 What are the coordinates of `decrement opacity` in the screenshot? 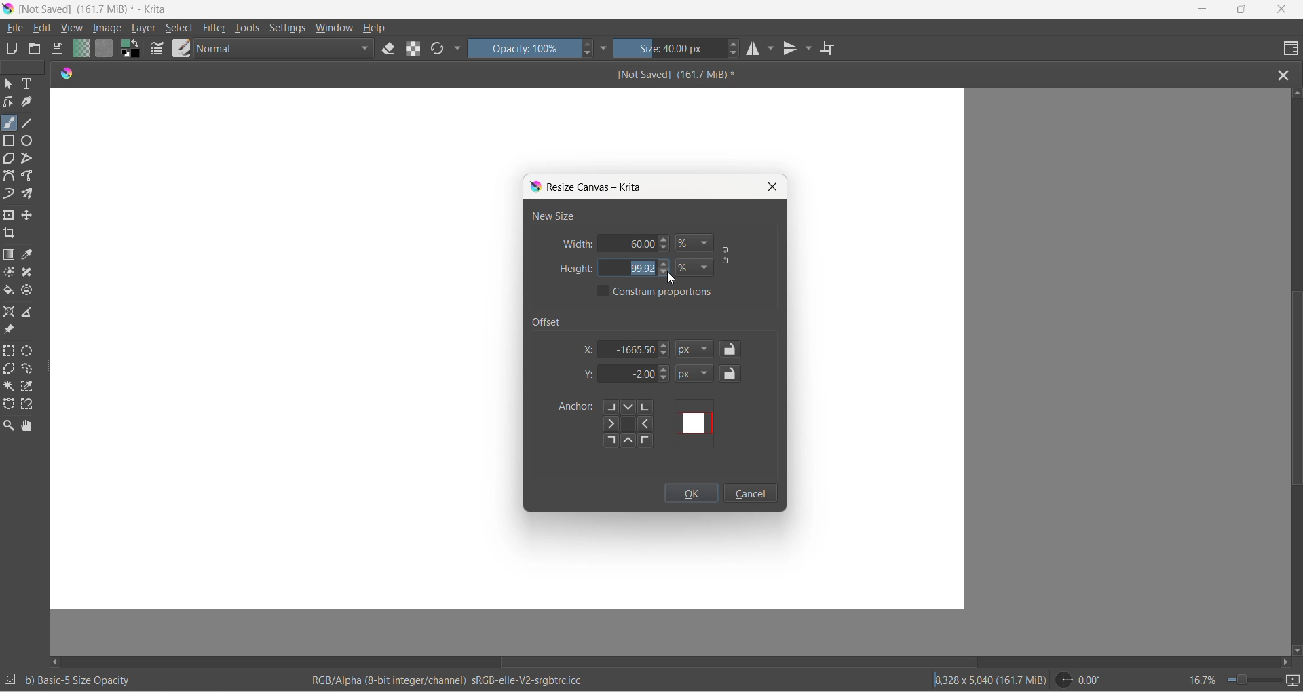 It's located at (590, 56).